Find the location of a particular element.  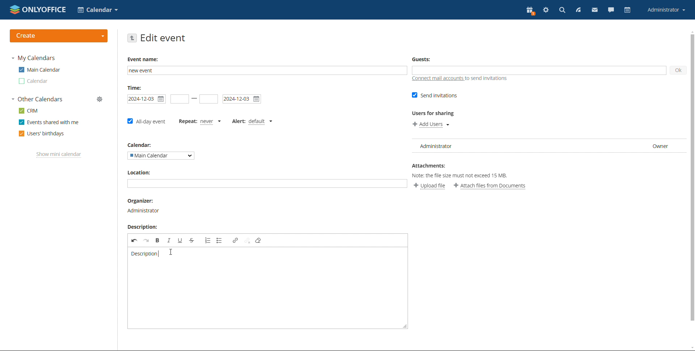

Time: is located at coordinates (136, 88).